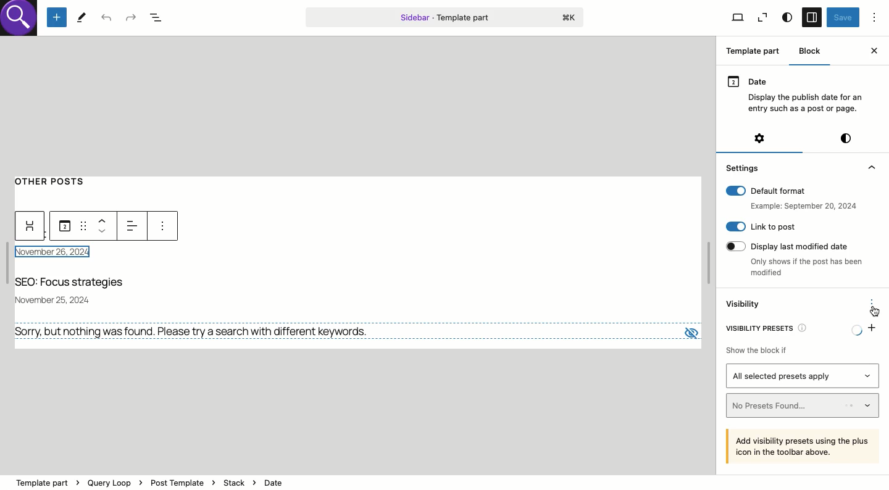 The height and width of the screenshot is (490, 889). What do you see at coordinates (64, 226) in the screenshot?
I see `Date` at bounding box center [64, 226].